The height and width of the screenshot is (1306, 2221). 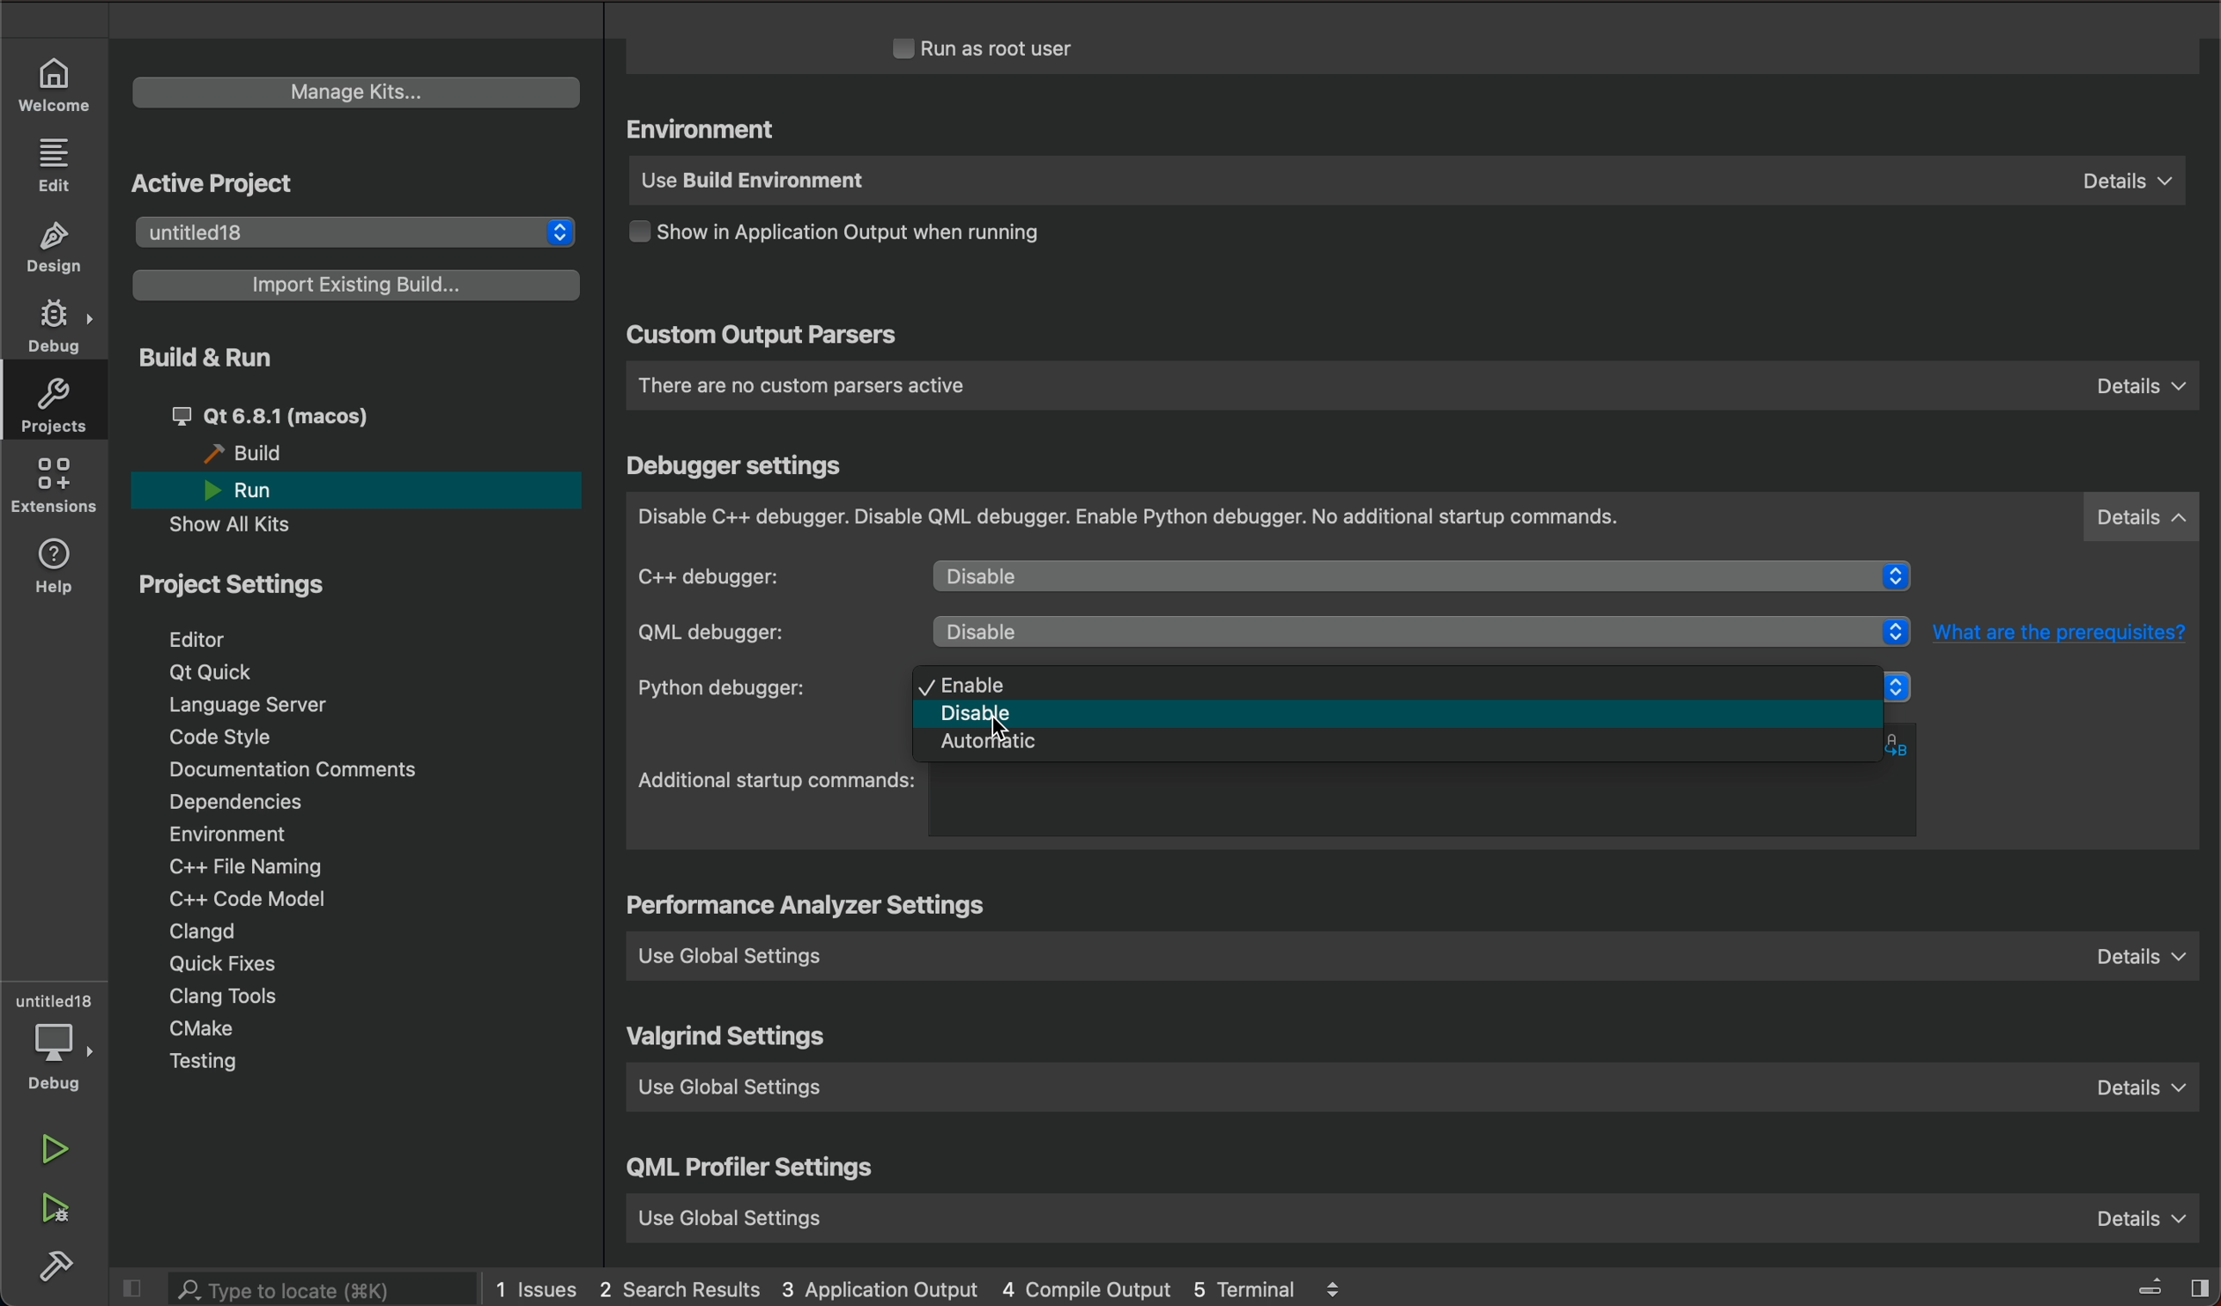 I want to click on build, so click(x=59, y=1266).